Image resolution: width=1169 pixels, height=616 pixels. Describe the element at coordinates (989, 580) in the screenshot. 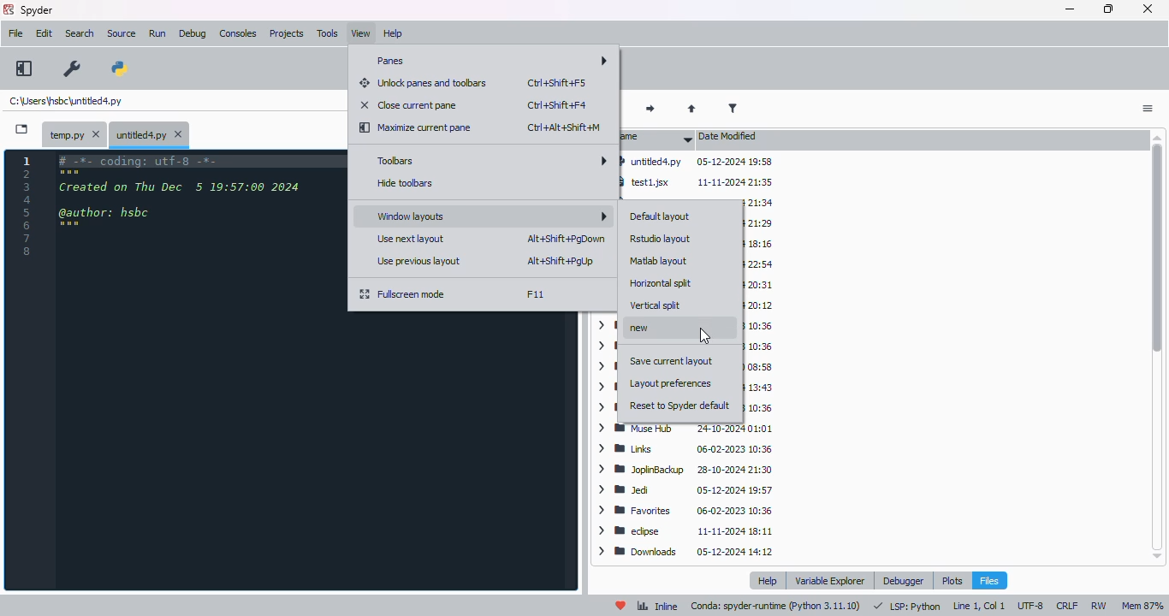

I see `files` at that location.